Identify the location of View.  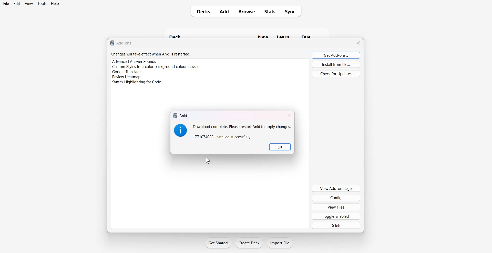
(28, 4).